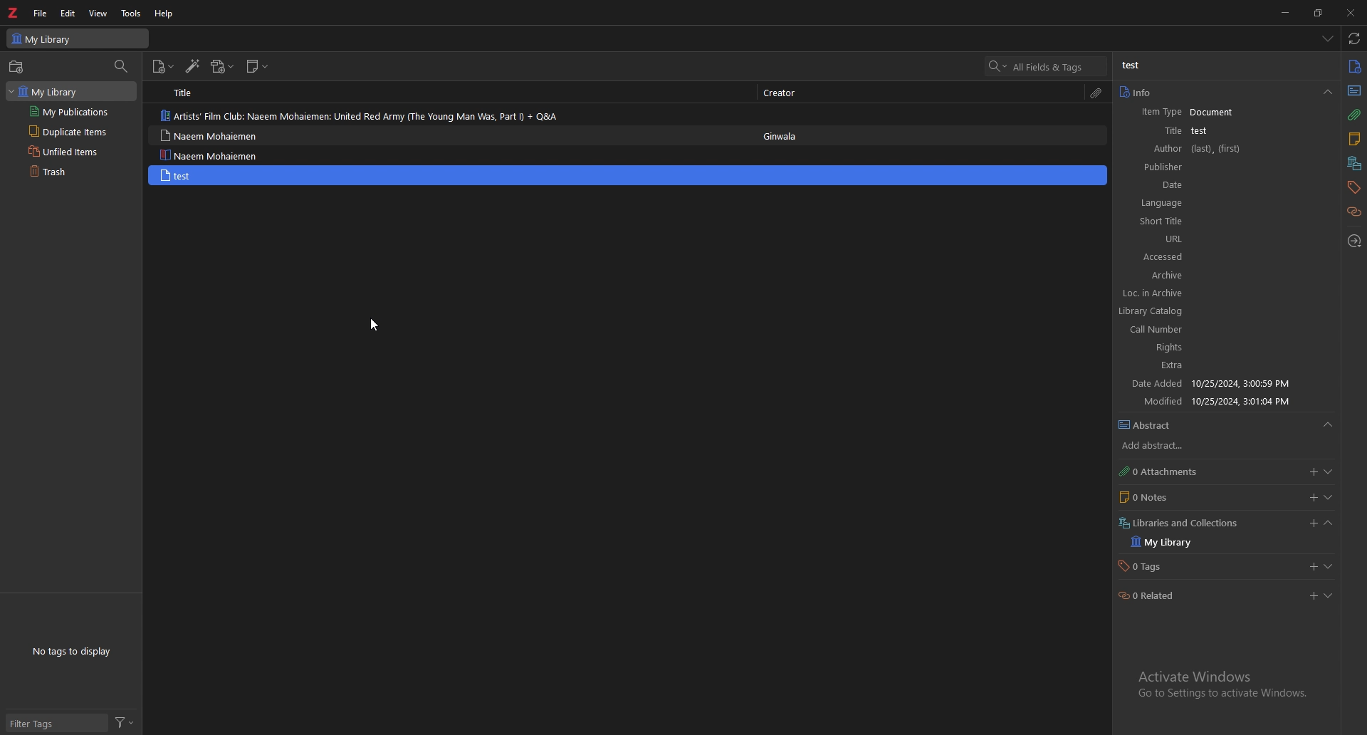 The image size is (1367, 735). I want to click on library, so click(52, 90).